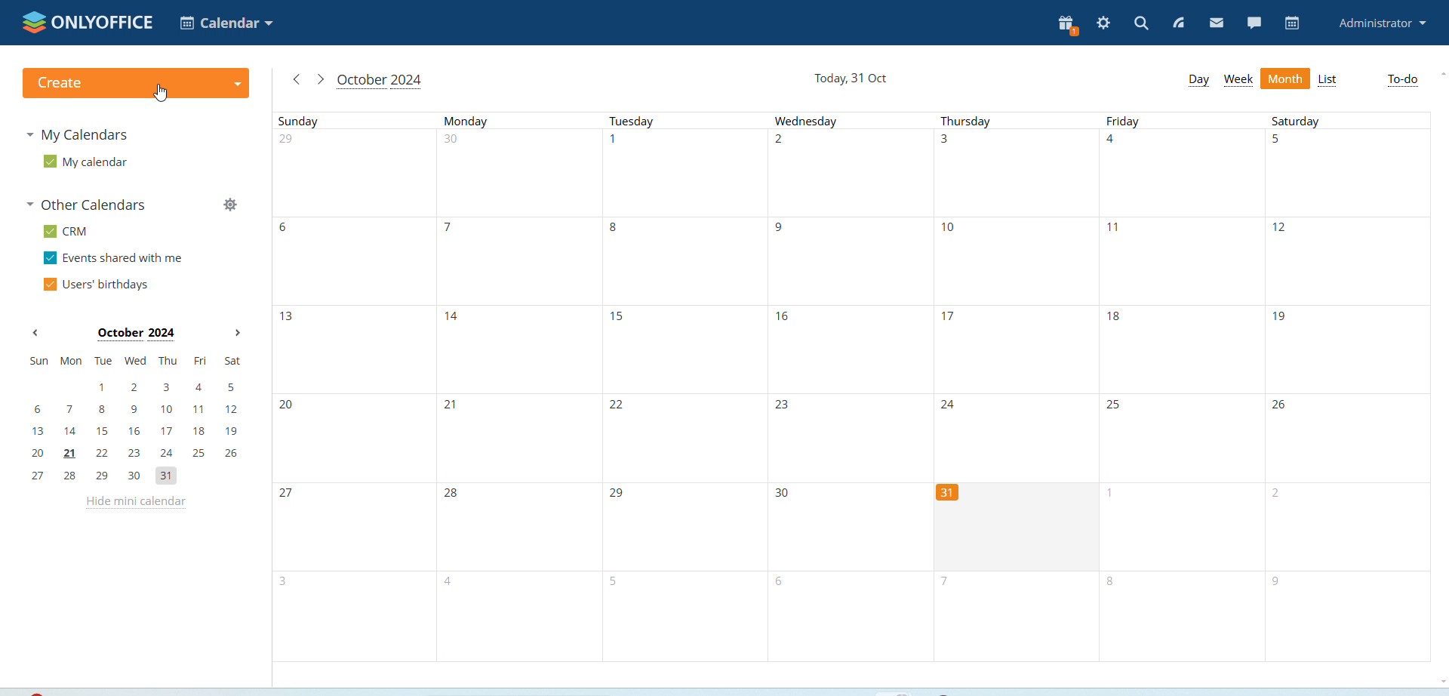  Describe the element at coordinates (1182, 387) in the screenshot. I see `Fridays` at that location.